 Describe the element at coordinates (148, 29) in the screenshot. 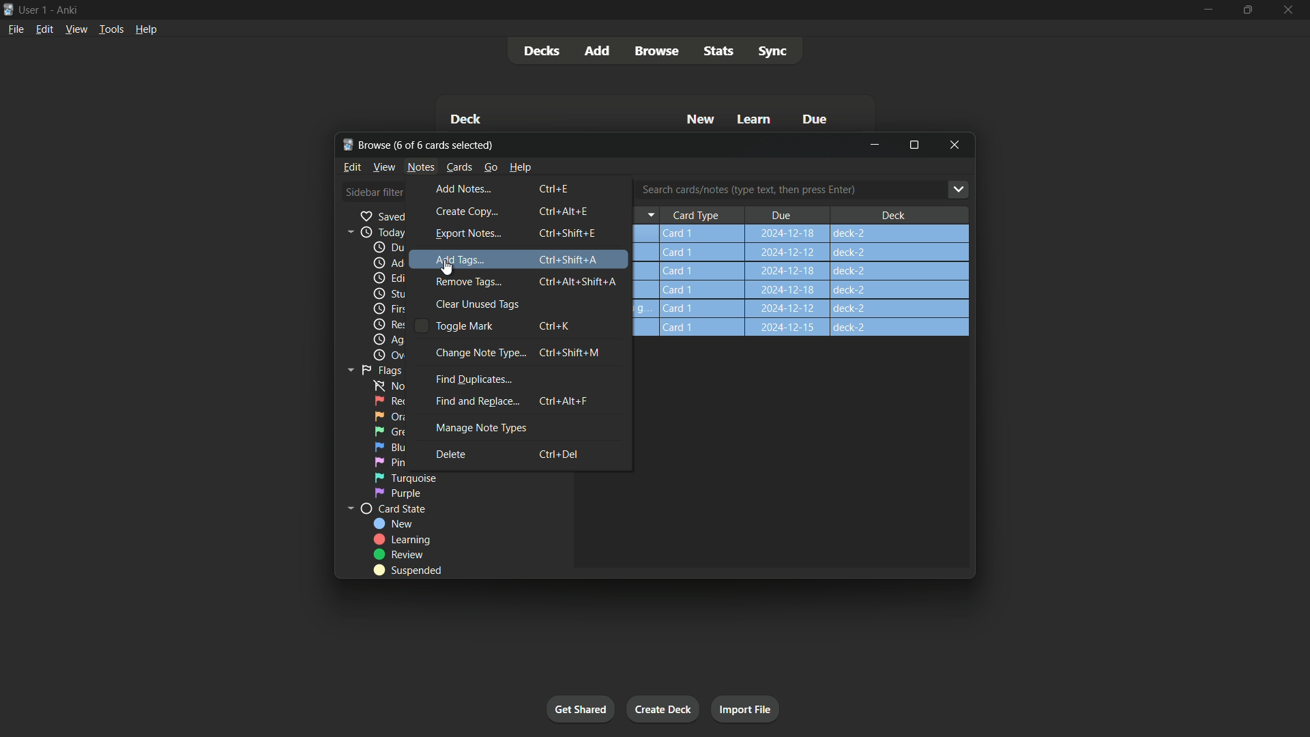

I see `Help menu` at that location.